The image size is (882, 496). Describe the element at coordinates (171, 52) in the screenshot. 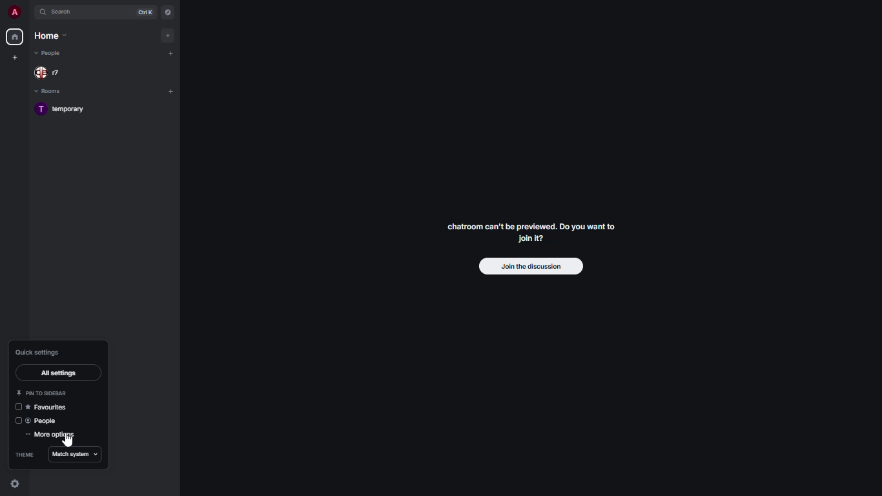

I see `add` at that location.